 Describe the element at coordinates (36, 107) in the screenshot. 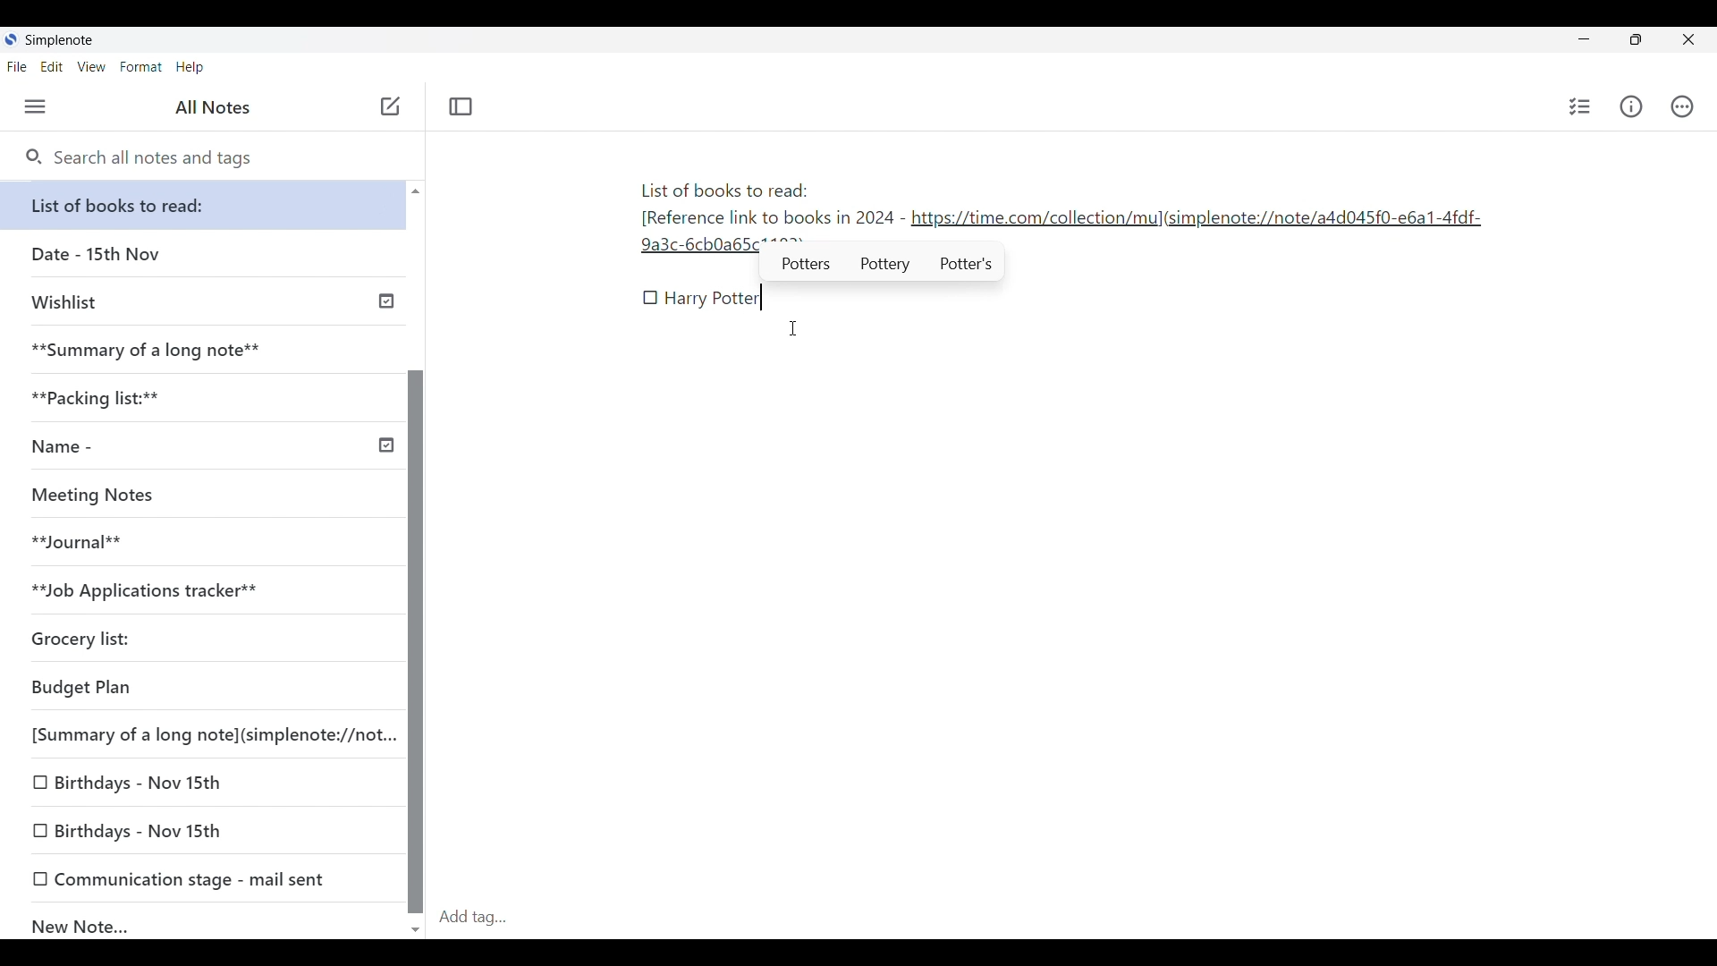

I see `Menu` at that location.